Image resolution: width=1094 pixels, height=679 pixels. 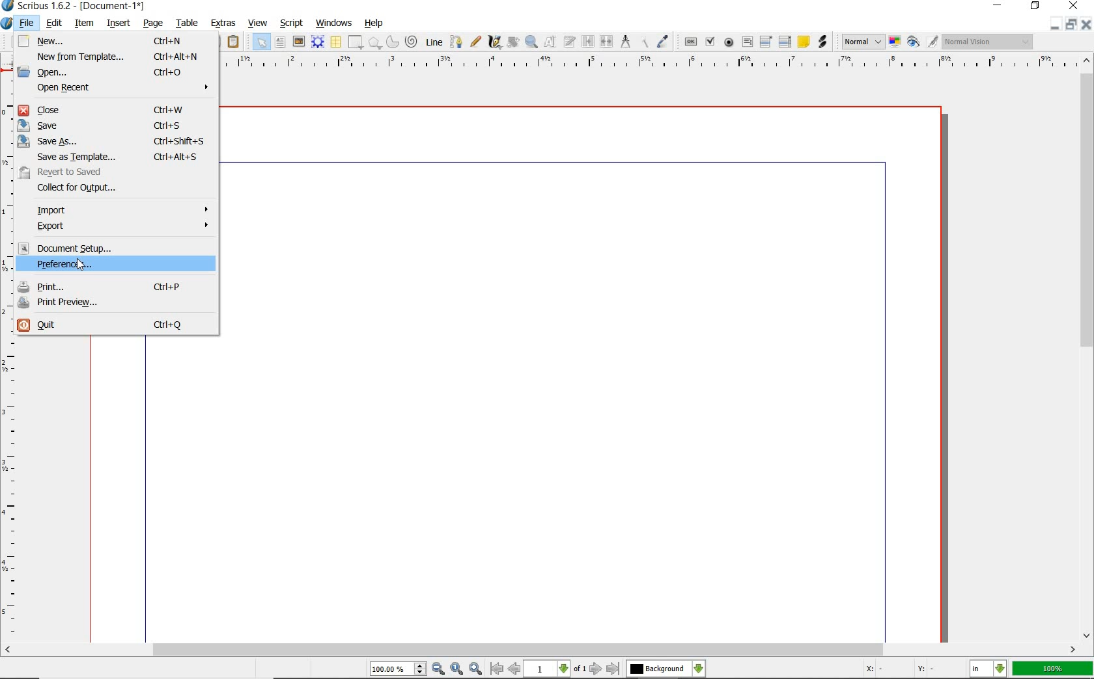 What do you see at coordinates (112, 40) in the screenshot?
I see `NEW` at bounding box center [112, 40].